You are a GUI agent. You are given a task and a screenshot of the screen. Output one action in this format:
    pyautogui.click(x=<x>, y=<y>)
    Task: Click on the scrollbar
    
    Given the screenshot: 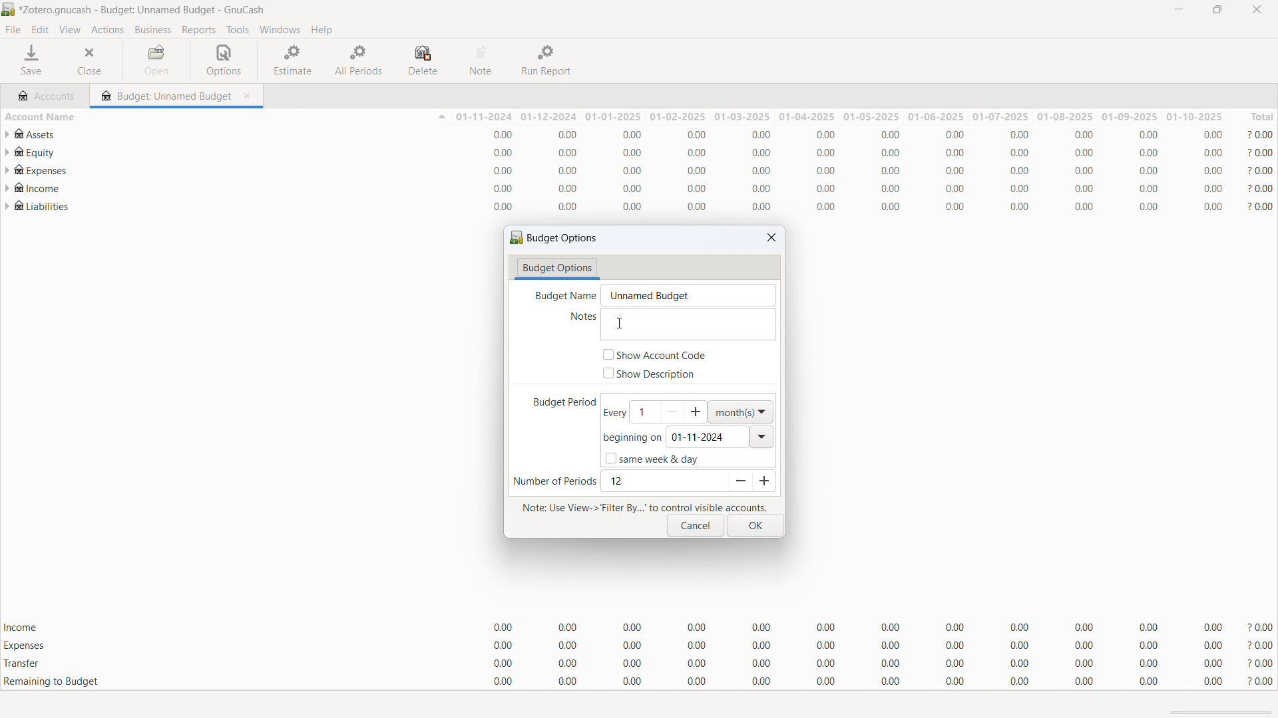 What is the action you would take?
    pyautogui.click(x=1222, y=713)
    